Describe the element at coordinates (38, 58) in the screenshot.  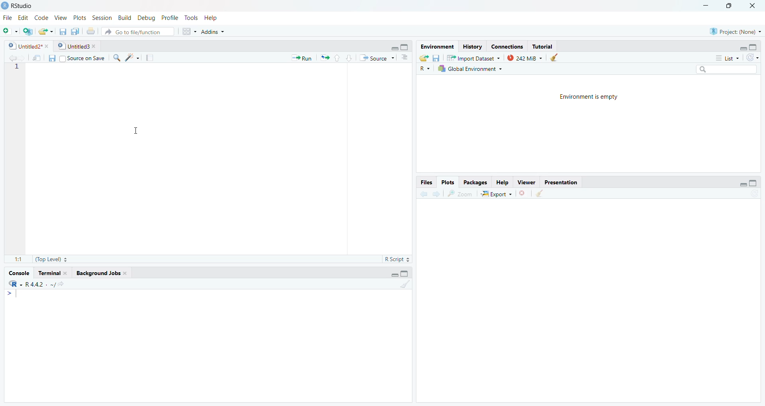
I see `show in window` at that location.